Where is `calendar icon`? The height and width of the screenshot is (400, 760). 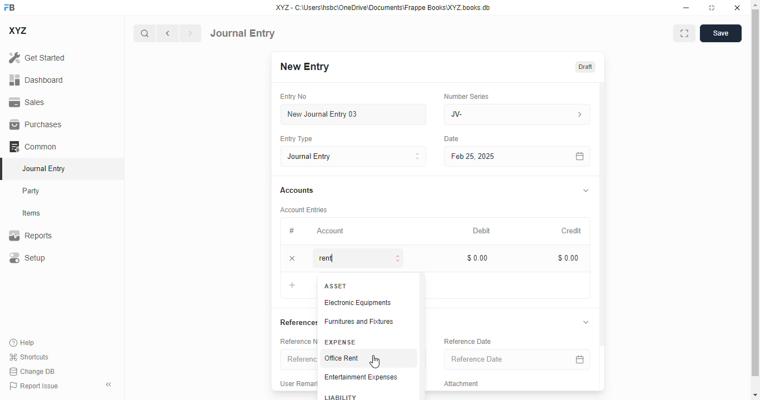 calendar icon is located at coordinates (578, 358).